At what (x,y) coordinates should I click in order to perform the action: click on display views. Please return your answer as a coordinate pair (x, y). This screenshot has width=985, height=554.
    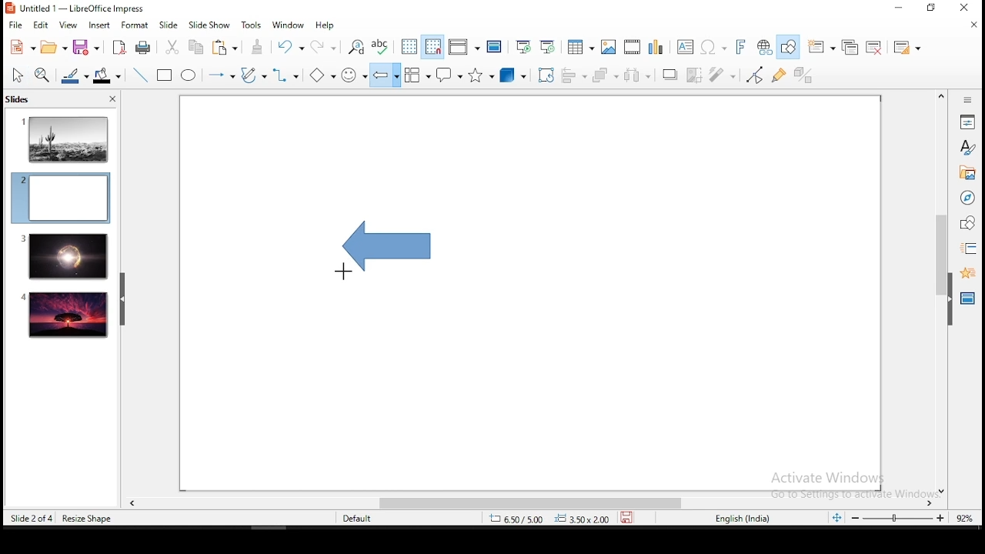
    Looking at the image, I should click on (463, 47).